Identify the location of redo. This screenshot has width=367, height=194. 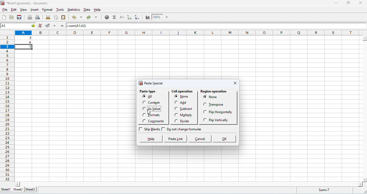
(91, 17).